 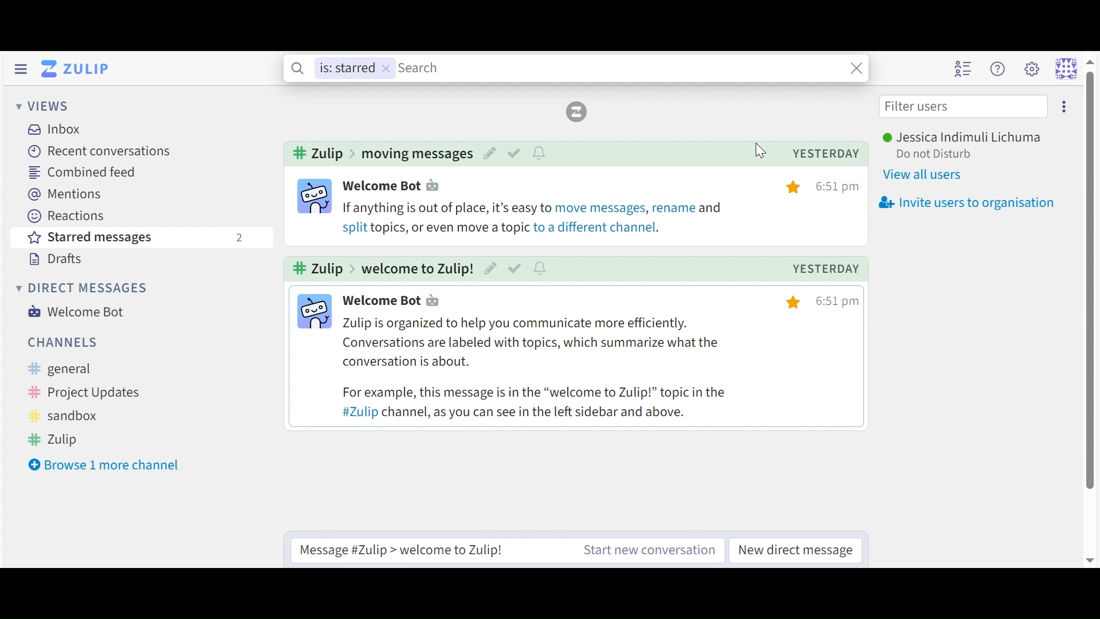 What do you see at coordinates (69, 437) in the screenshot?
I see `Zulip` at bounding box center [69, 437].